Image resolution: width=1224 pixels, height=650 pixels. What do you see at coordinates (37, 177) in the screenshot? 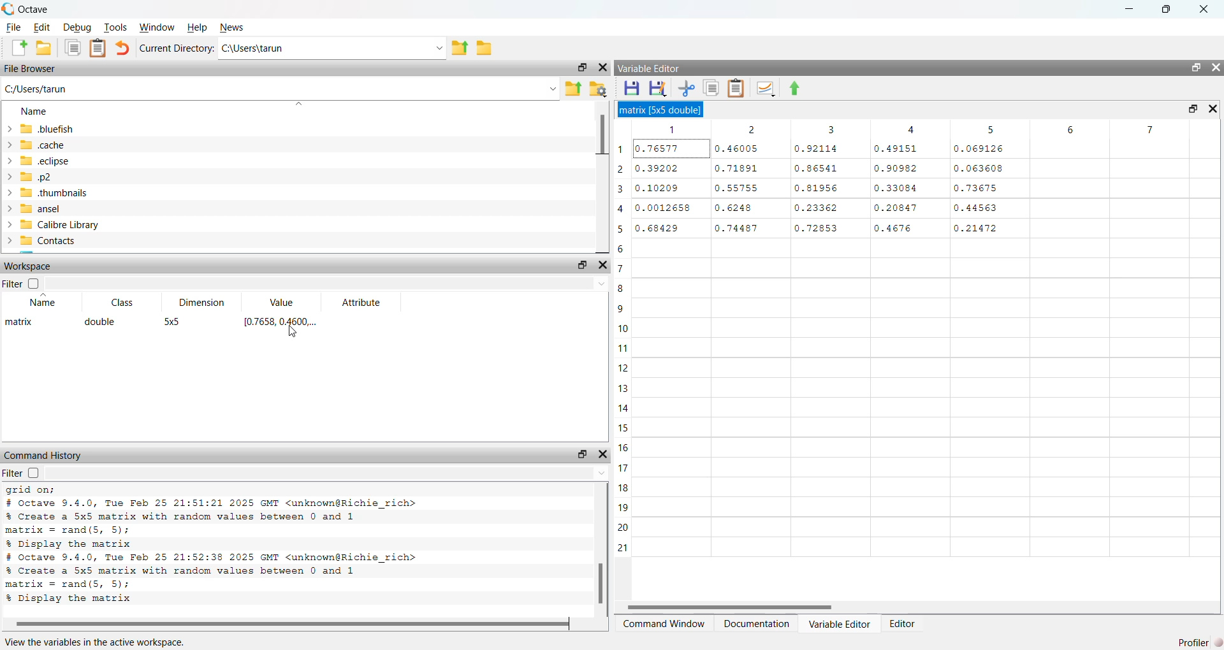
I see `p2` at bounding box center [37, 177].